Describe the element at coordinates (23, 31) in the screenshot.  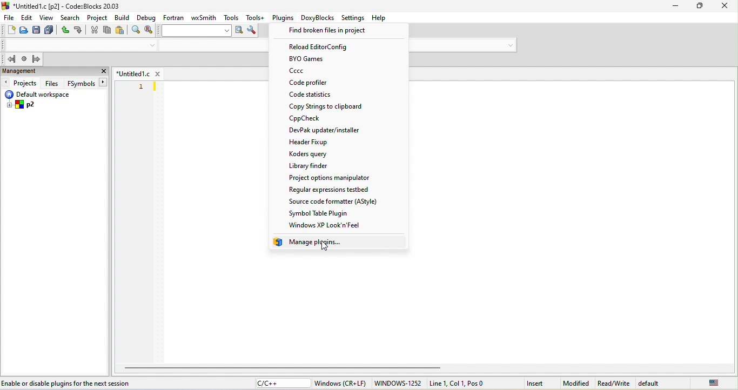
I see `open` at that location.